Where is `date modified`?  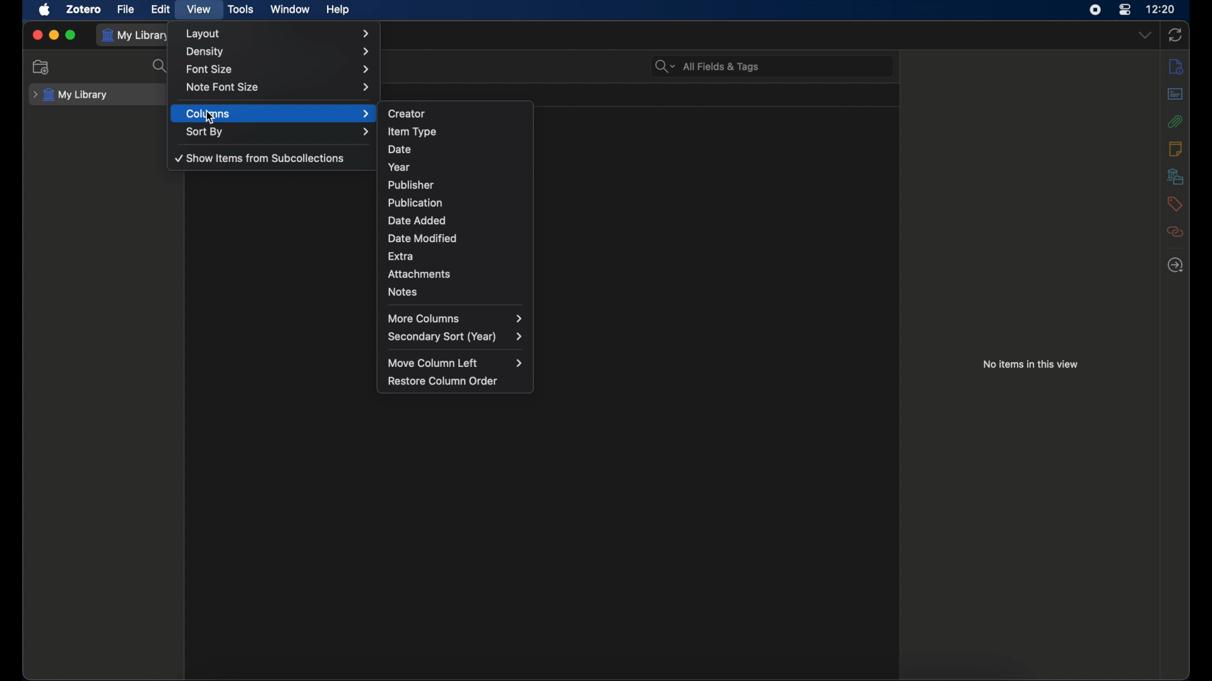
date modified is located at coordinates (424, 239).